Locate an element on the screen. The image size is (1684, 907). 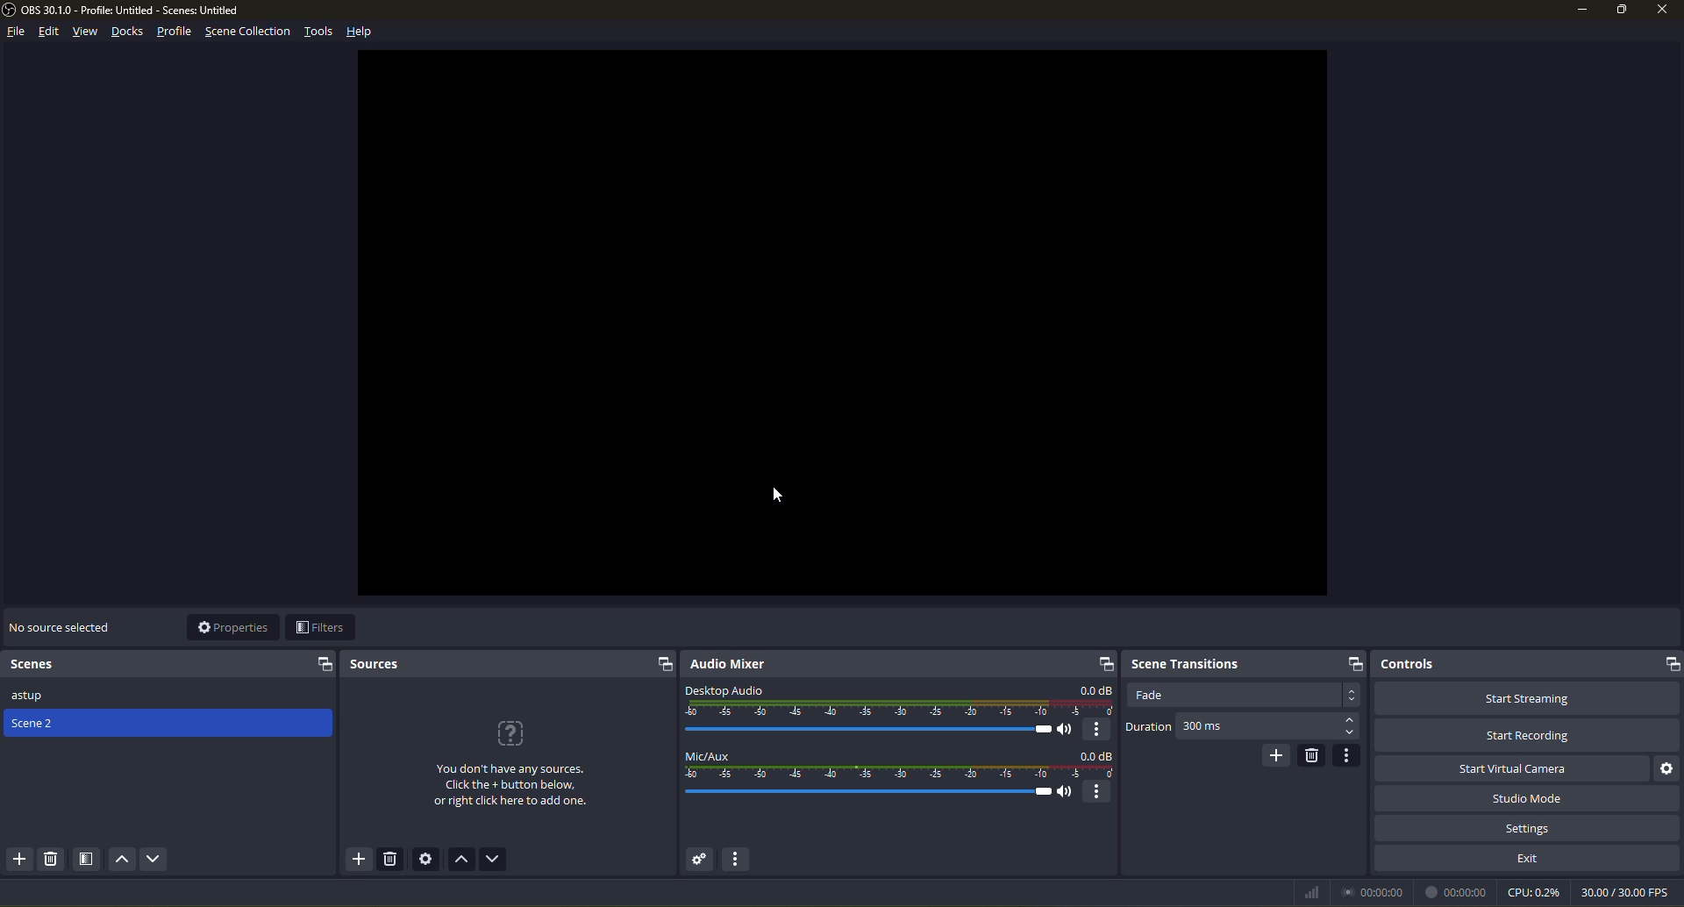
properties is located at coordinates (235, 627).